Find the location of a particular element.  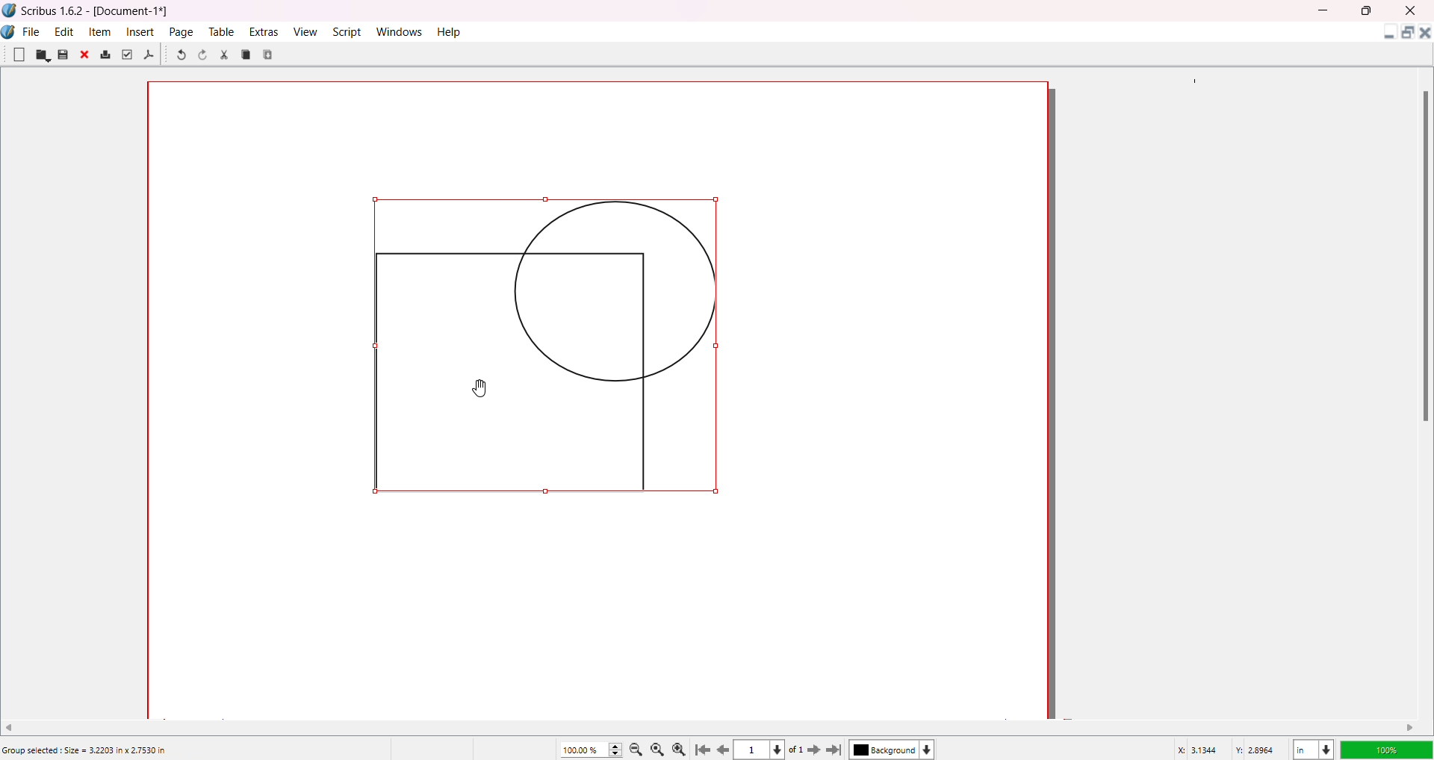

Logo is located at coordinates (10, 10).